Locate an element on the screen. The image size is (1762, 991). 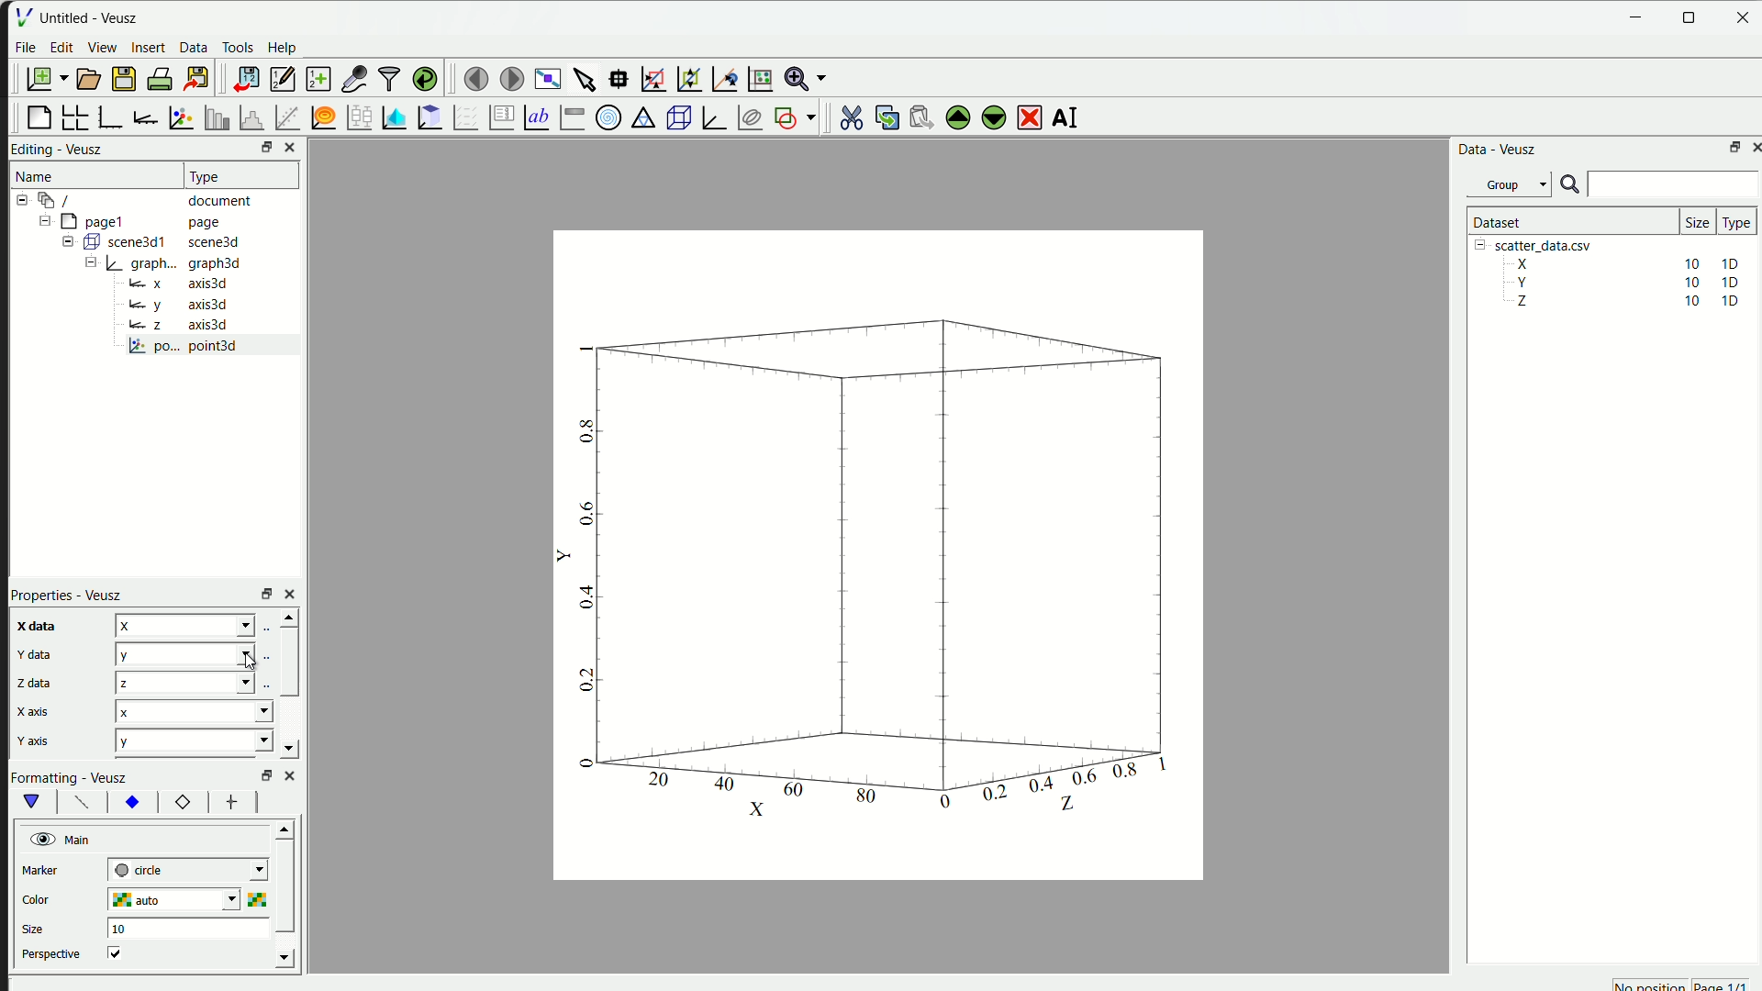
close is located at coordinates (1739, 17).